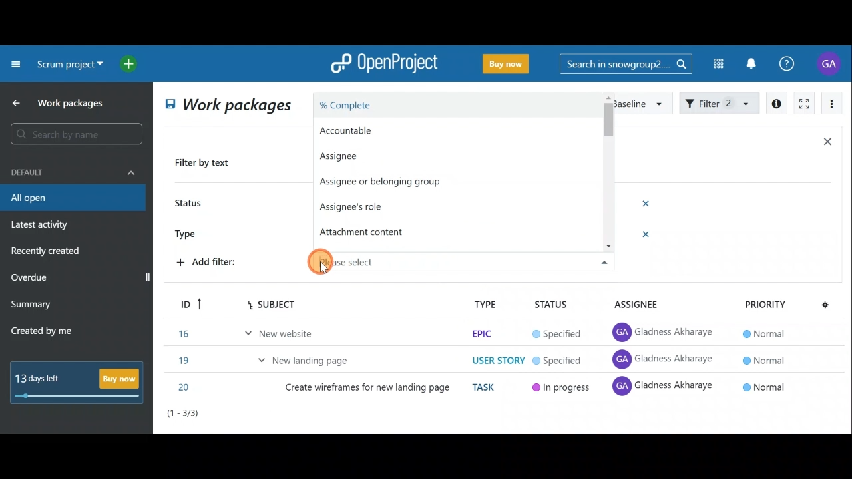 This screenshot has height=479, width=852. I want to click on Default, so click(73, 171).